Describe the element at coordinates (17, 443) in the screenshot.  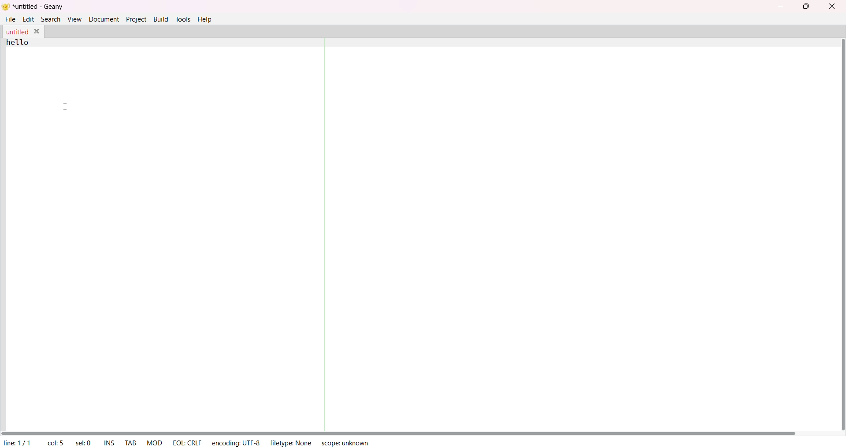
I see `line: 1/1` at that location.